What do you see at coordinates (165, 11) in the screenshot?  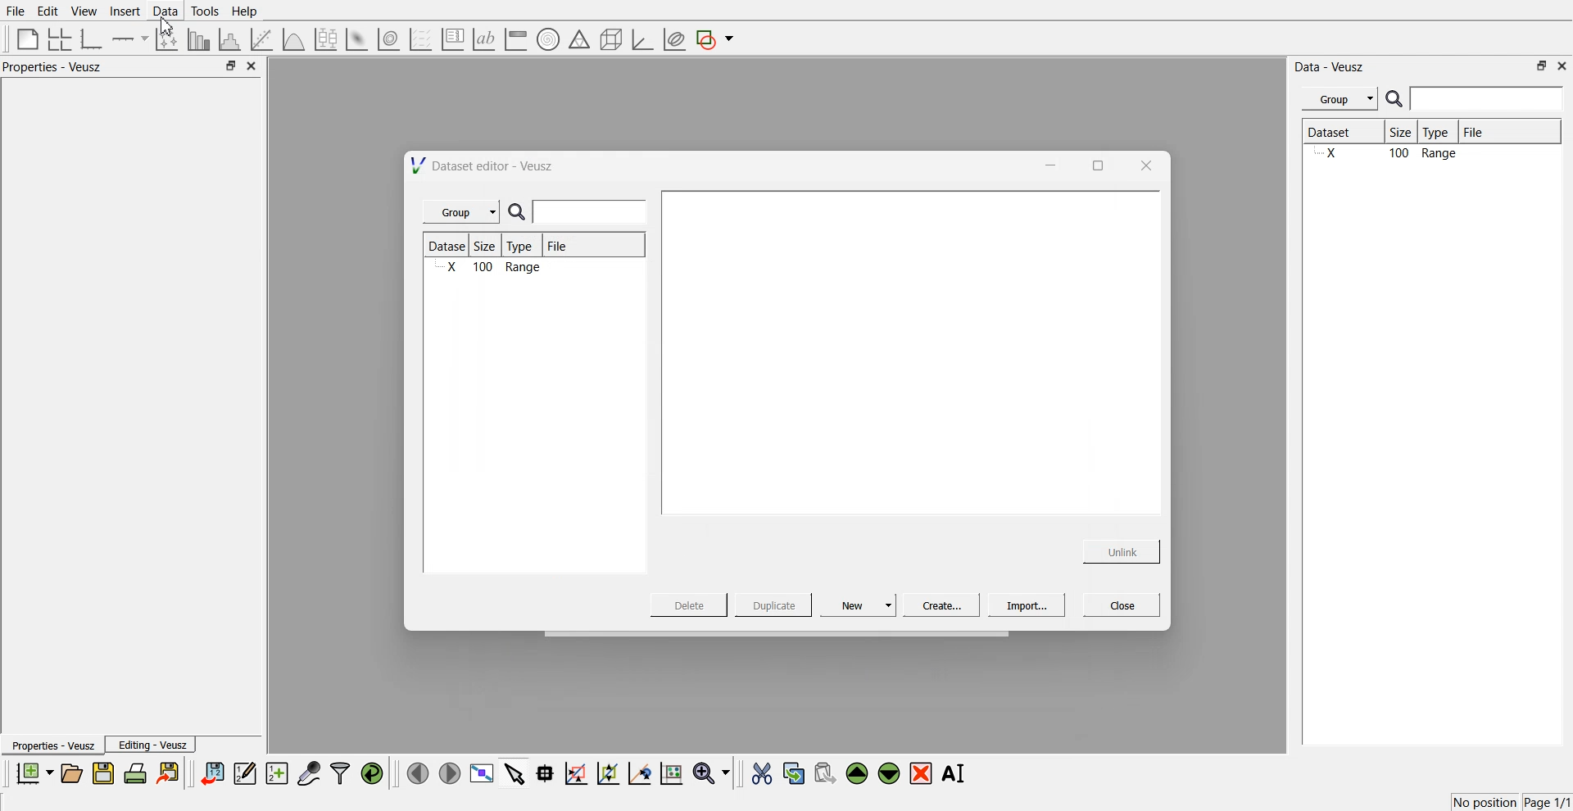 I see `Data` at bounding box center [165, 11].